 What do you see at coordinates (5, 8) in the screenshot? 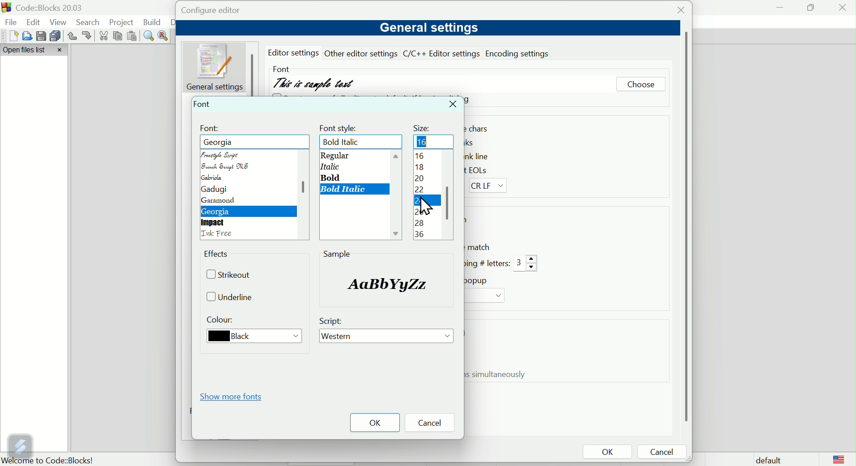
I see `app logo` at bounding box center [5, 8].